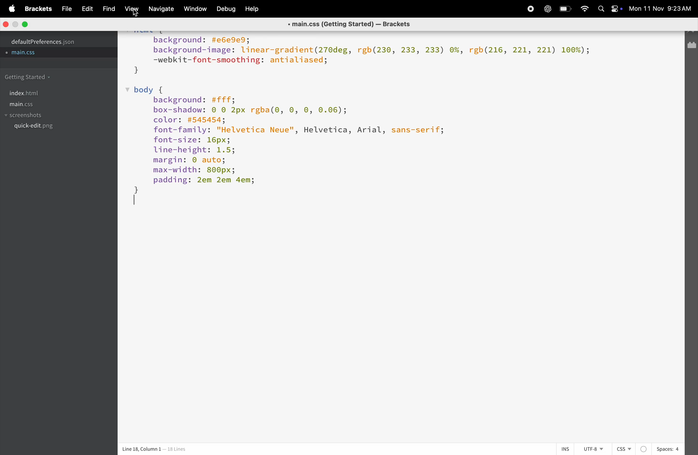 The width and height of the screenshot is (698, 455). What do you see at coordinates (85, 8) in the screenshot?
I see `edit` at bounding box center [85, 8].